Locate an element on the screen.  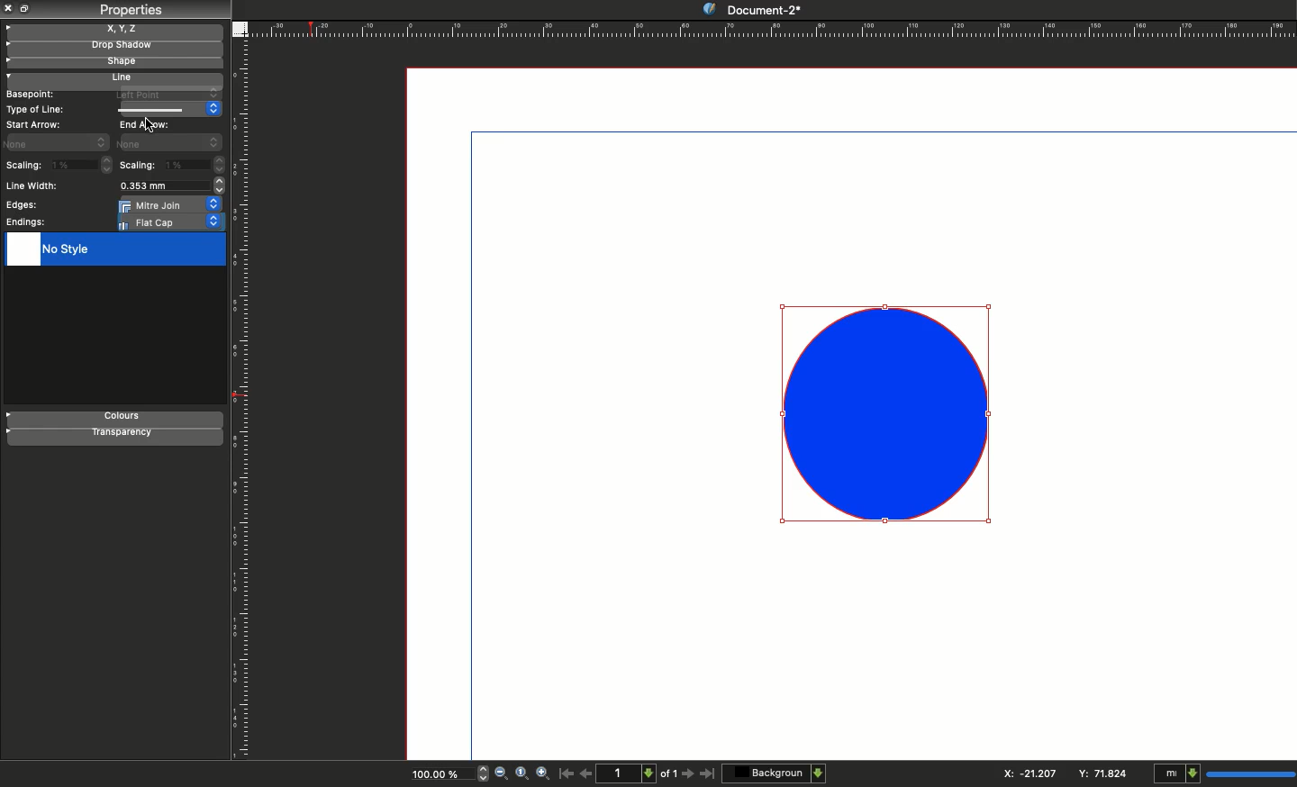
Zoom out is located at coordinates (501, 774).